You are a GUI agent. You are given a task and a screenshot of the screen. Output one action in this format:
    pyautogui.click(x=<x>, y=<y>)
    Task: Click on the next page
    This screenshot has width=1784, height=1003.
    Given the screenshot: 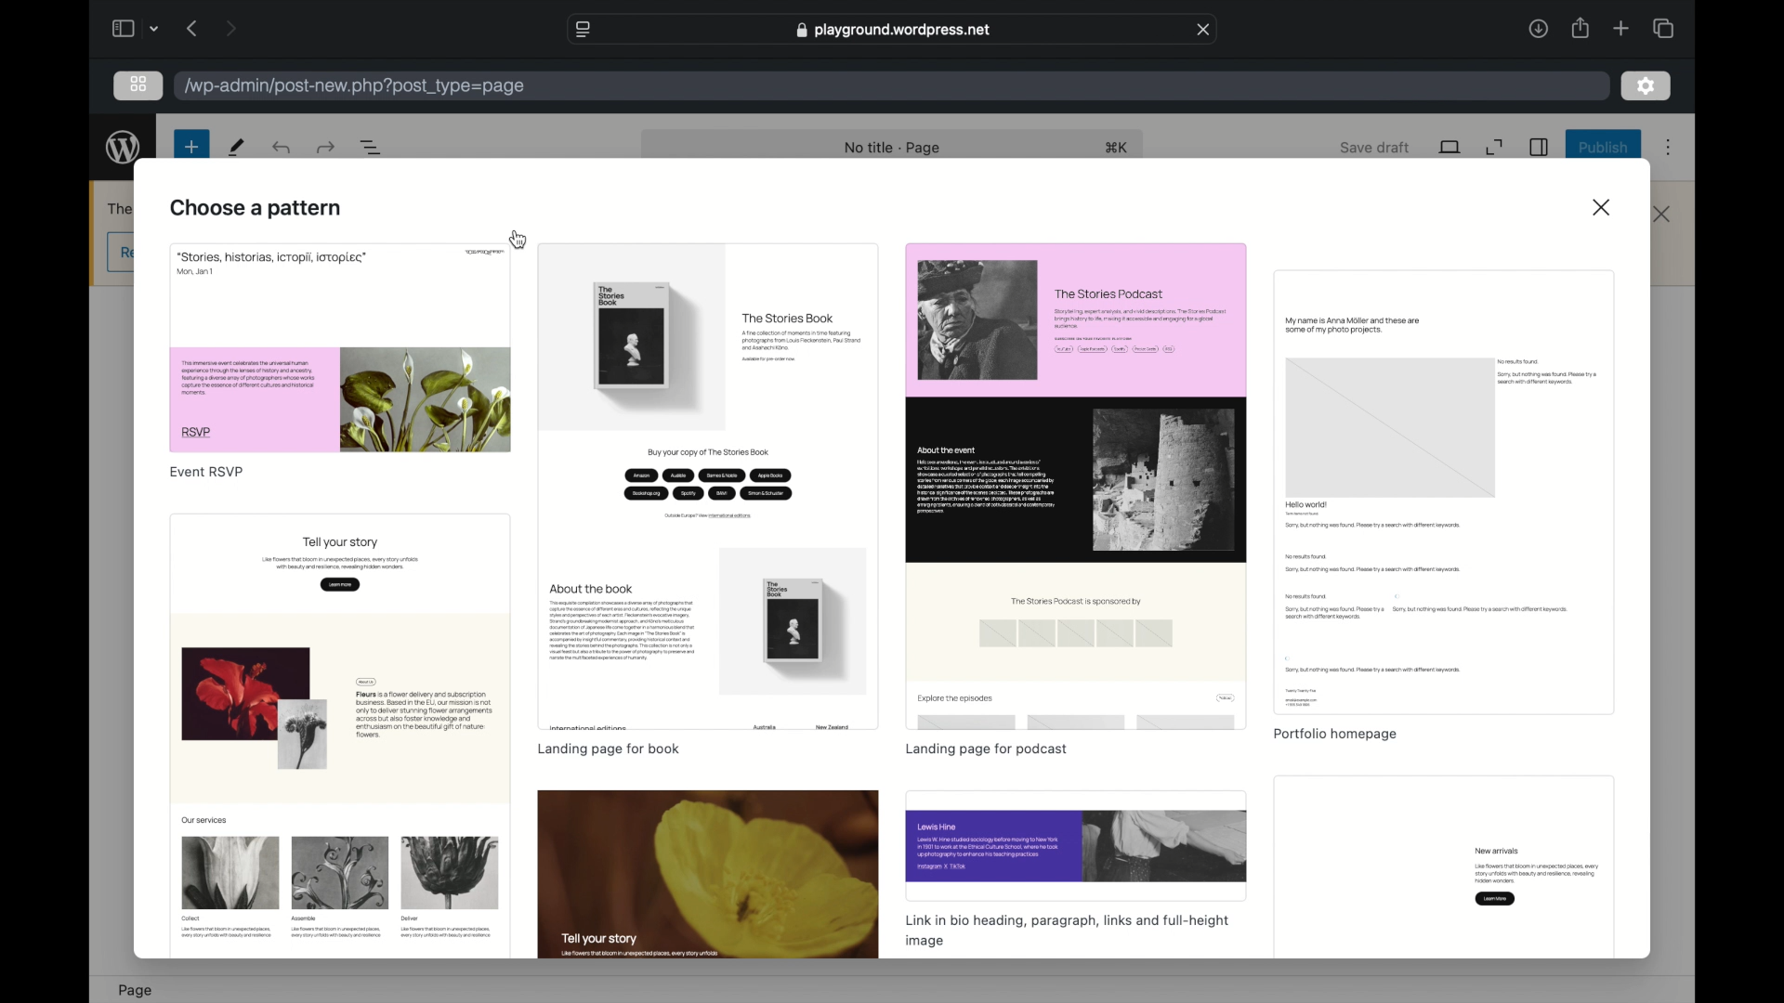 What is the action you would take?
    pyautogui.click(x=232, y=27)
    